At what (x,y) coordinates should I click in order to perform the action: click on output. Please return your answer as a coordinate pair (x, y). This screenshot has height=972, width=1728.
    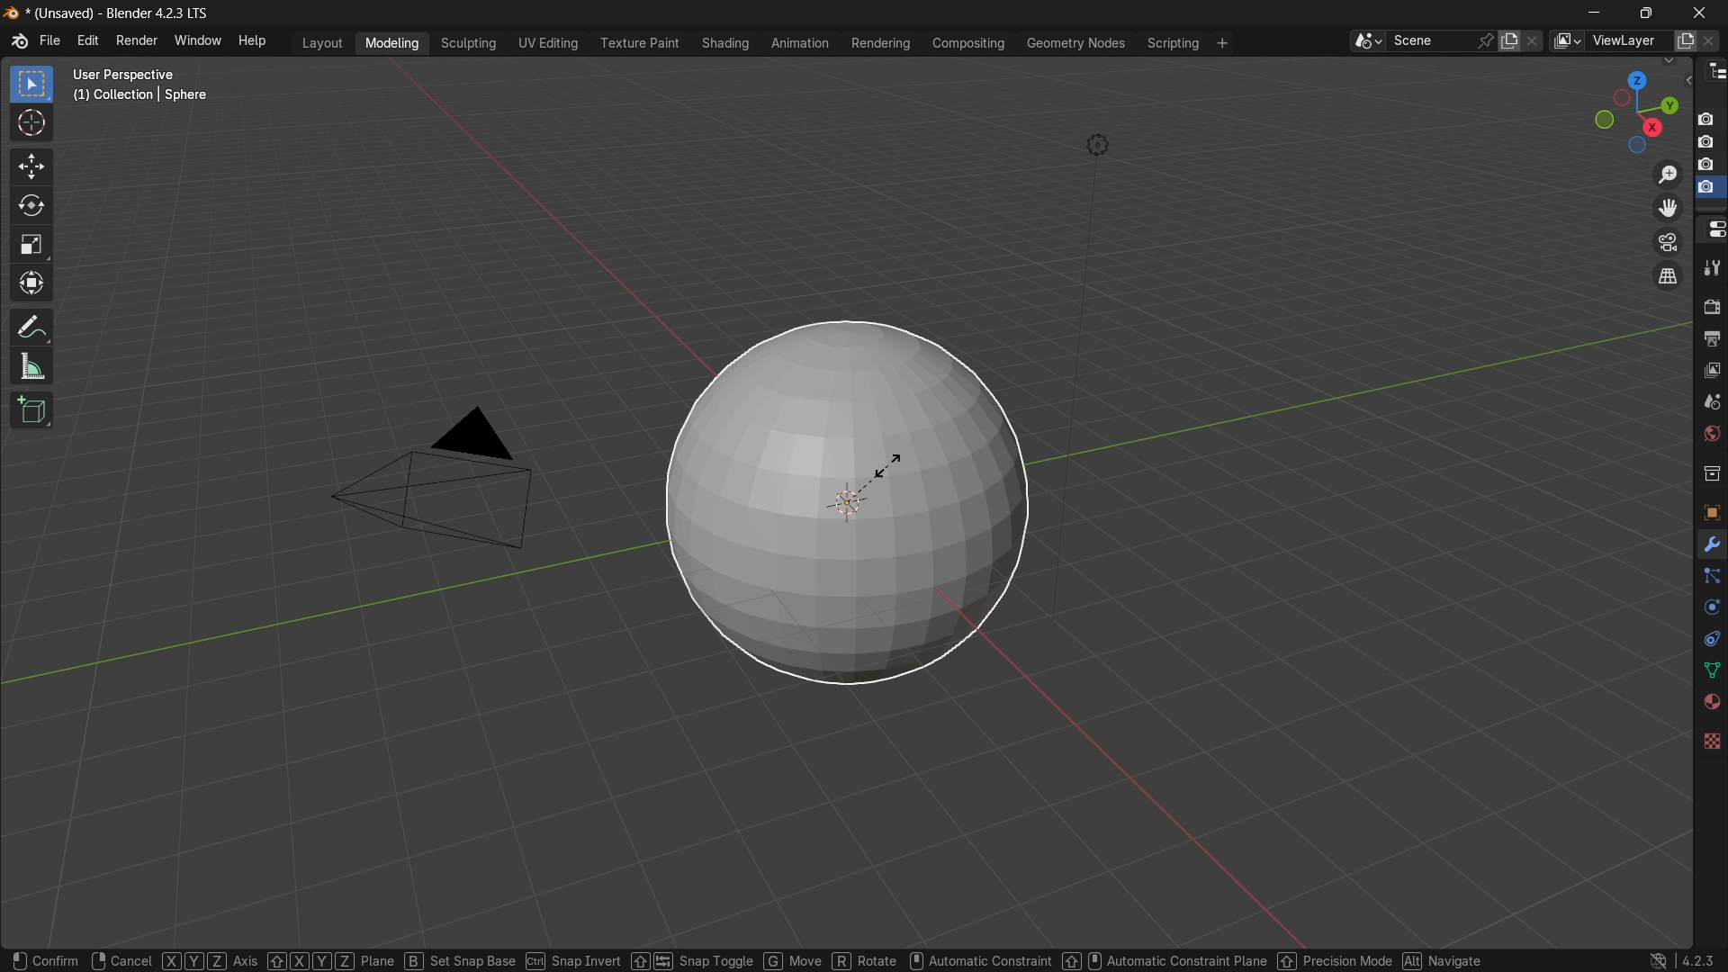
    Looking at the image, I should click on (1711, 339).